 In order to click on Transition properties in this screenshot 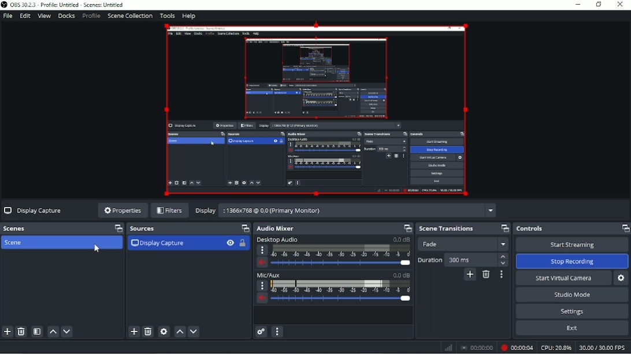, I will do `click(502, 274)`.